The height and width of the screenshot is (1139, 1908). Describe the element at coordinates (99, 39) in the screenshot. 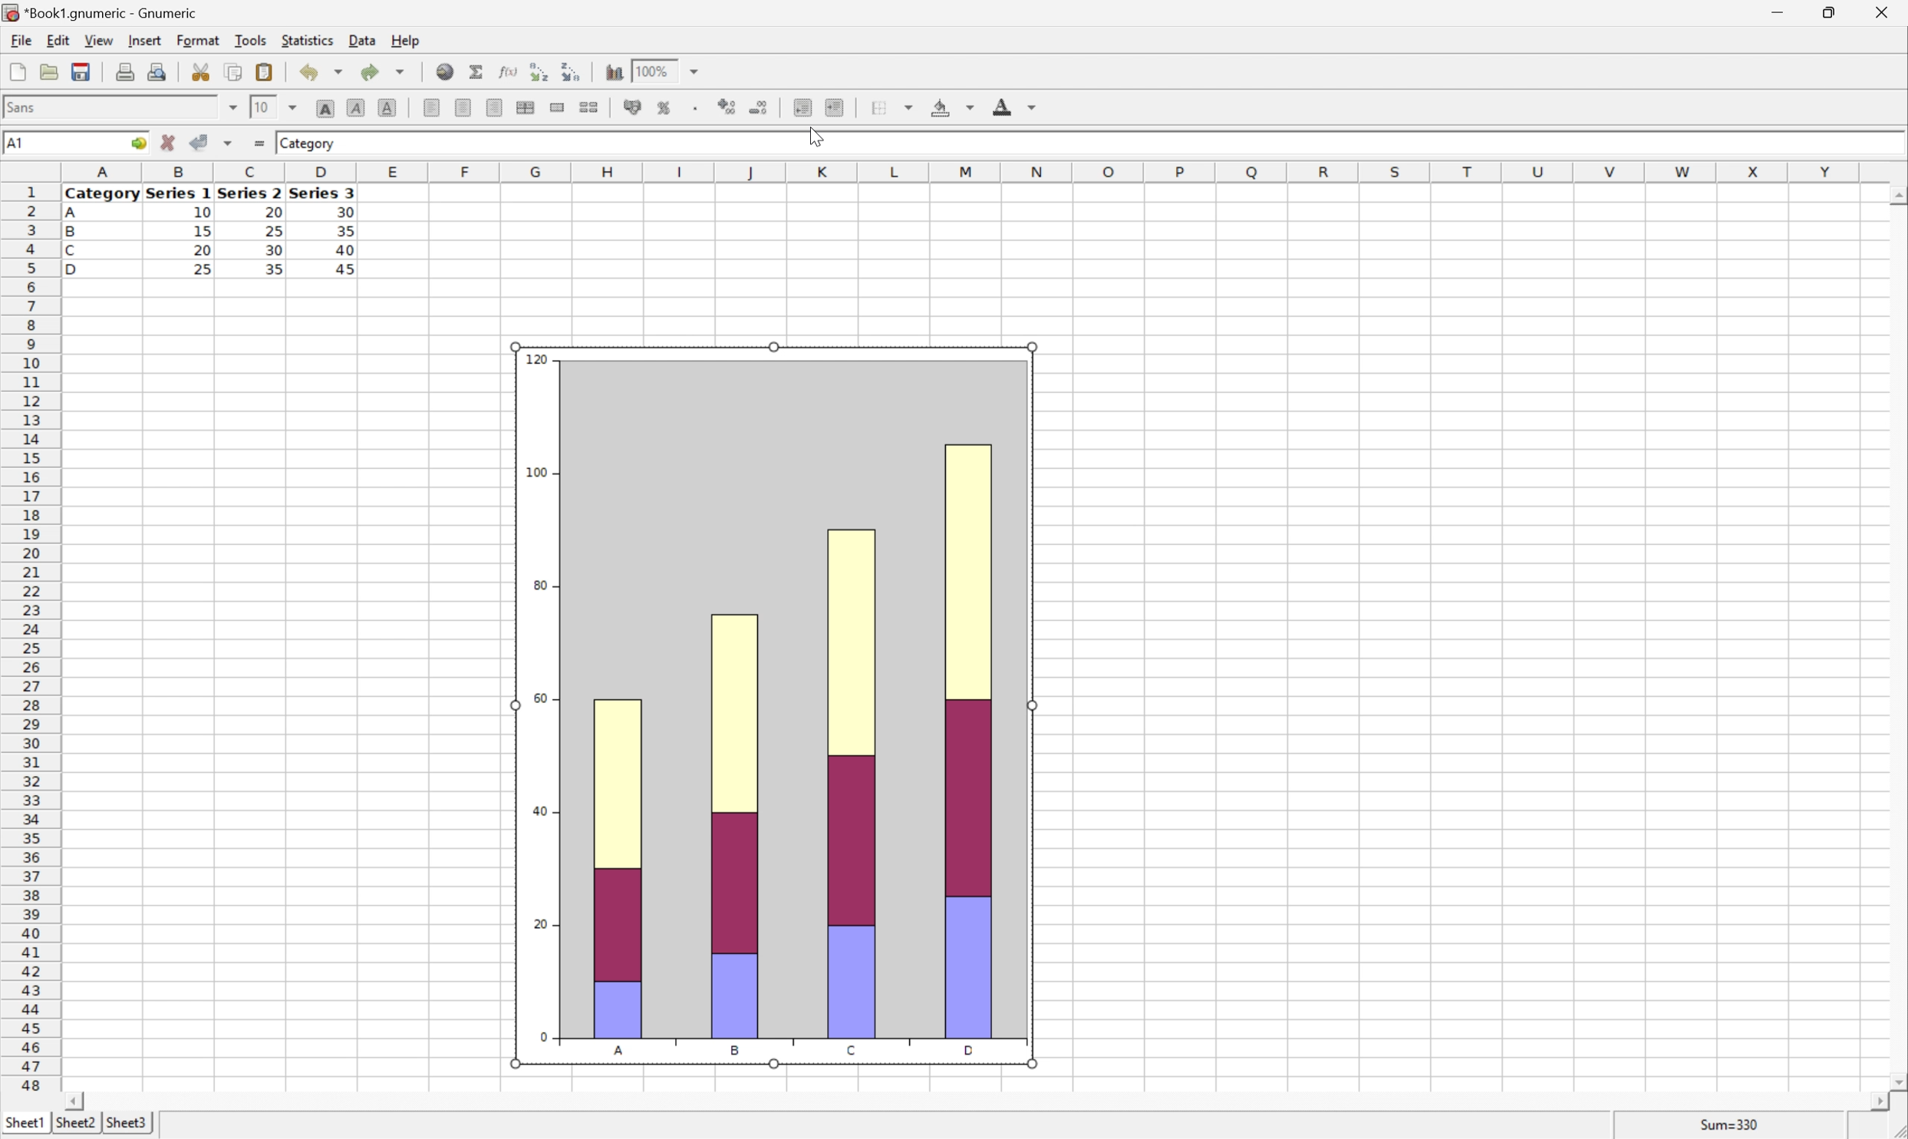

I see `View` at that location.